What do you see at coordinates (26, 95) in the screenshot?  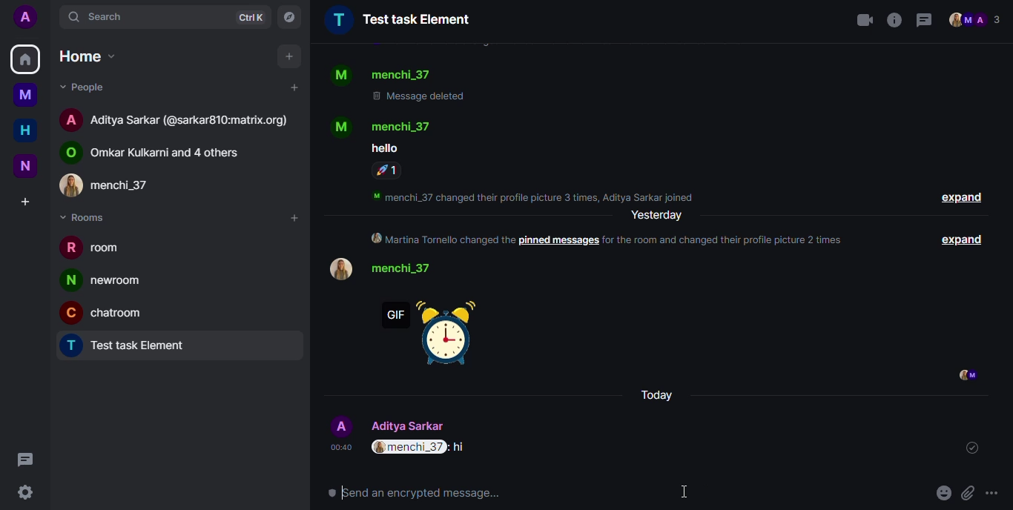 I see `myspace` at bounding box center [26, 95].